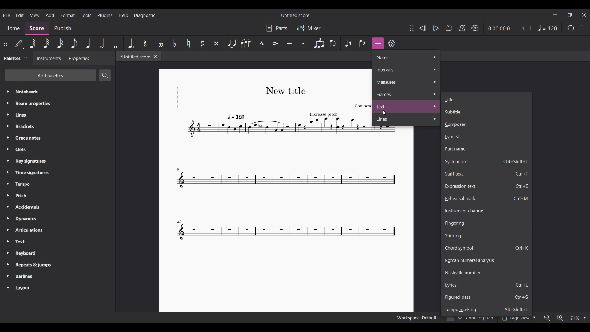 This screenshot has height=332, width=590. I want to click on Noteheads, so click(58, 92).